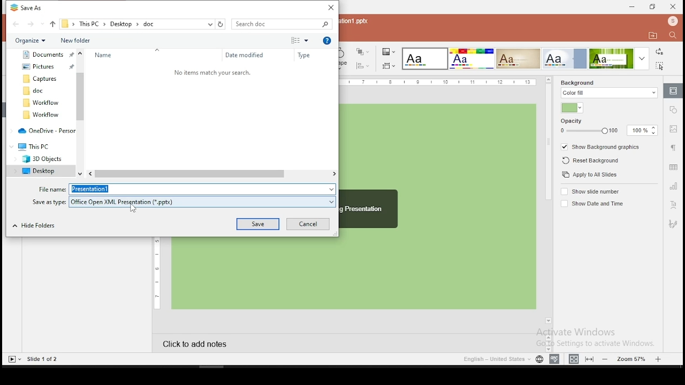 This screenshot has height=385, width=685. I want to click on go back, so click(16, 24).